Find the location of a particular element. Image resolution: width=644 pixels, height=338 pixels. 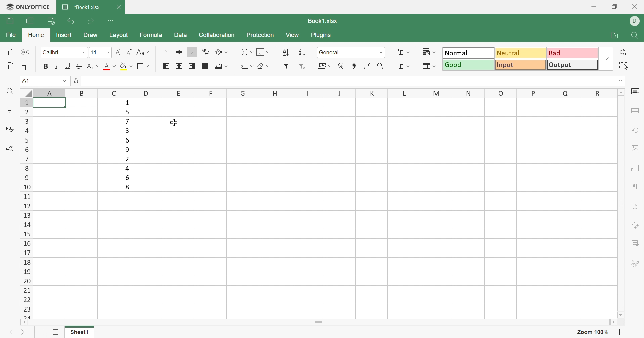

Summation is located at coordinates (246, 51).